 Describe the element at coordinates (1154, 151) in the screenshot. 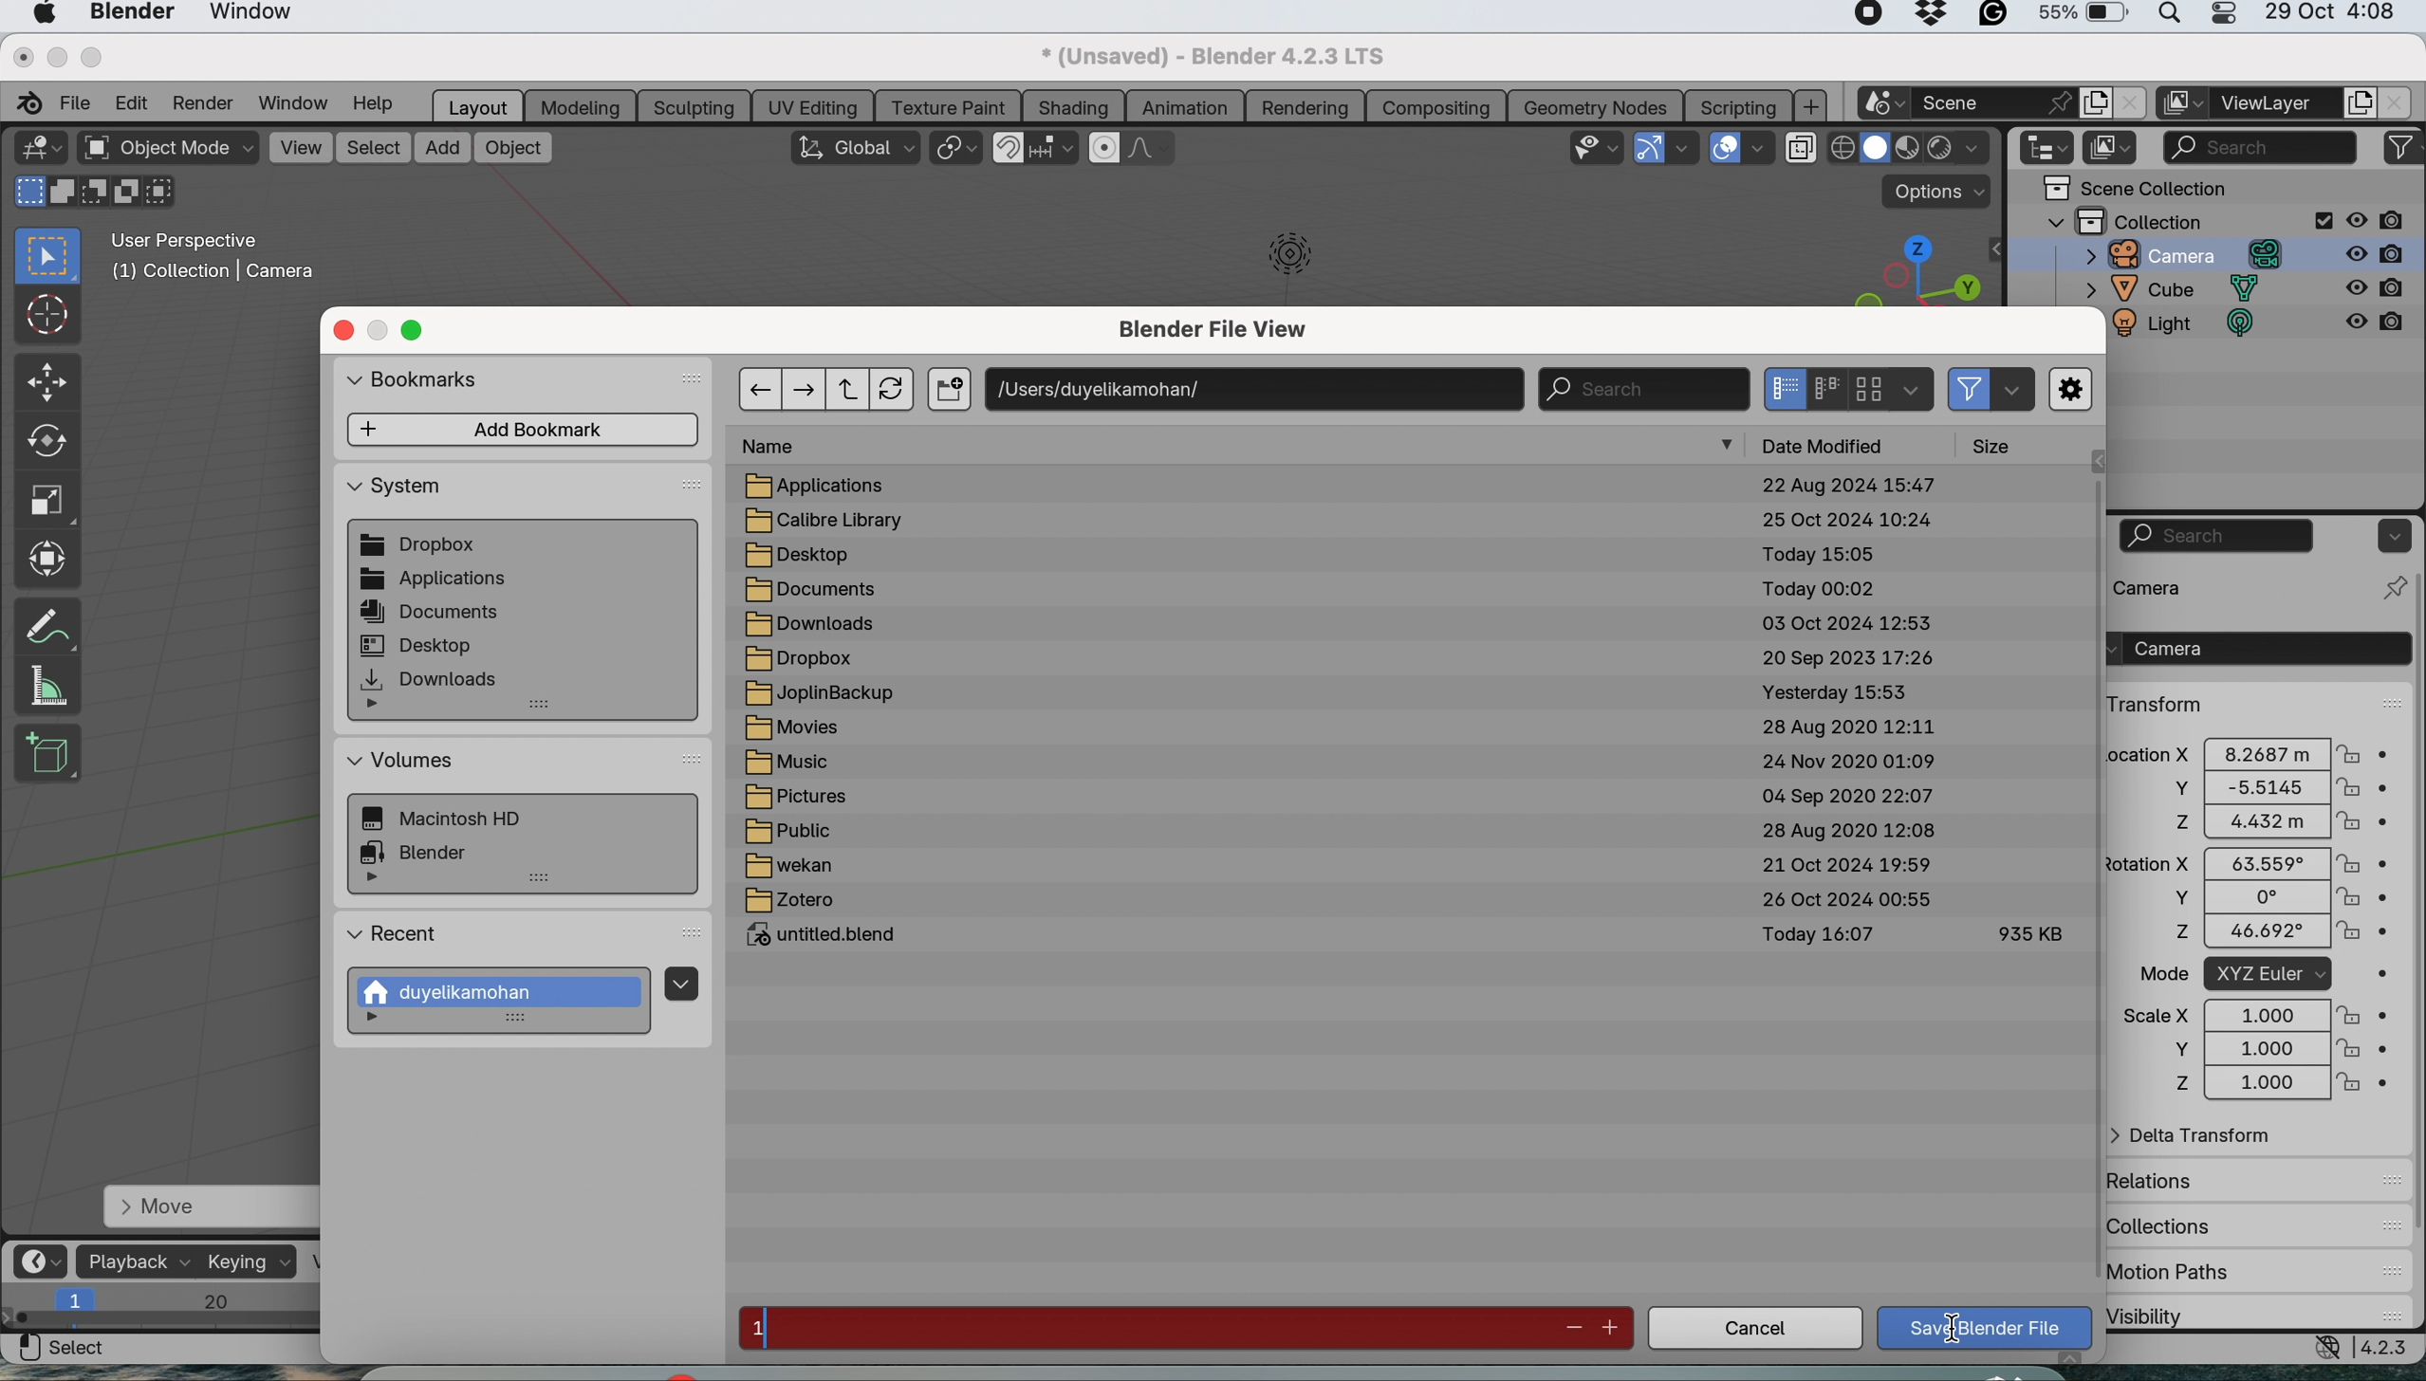

I see `proportional editing falloff` at that location.